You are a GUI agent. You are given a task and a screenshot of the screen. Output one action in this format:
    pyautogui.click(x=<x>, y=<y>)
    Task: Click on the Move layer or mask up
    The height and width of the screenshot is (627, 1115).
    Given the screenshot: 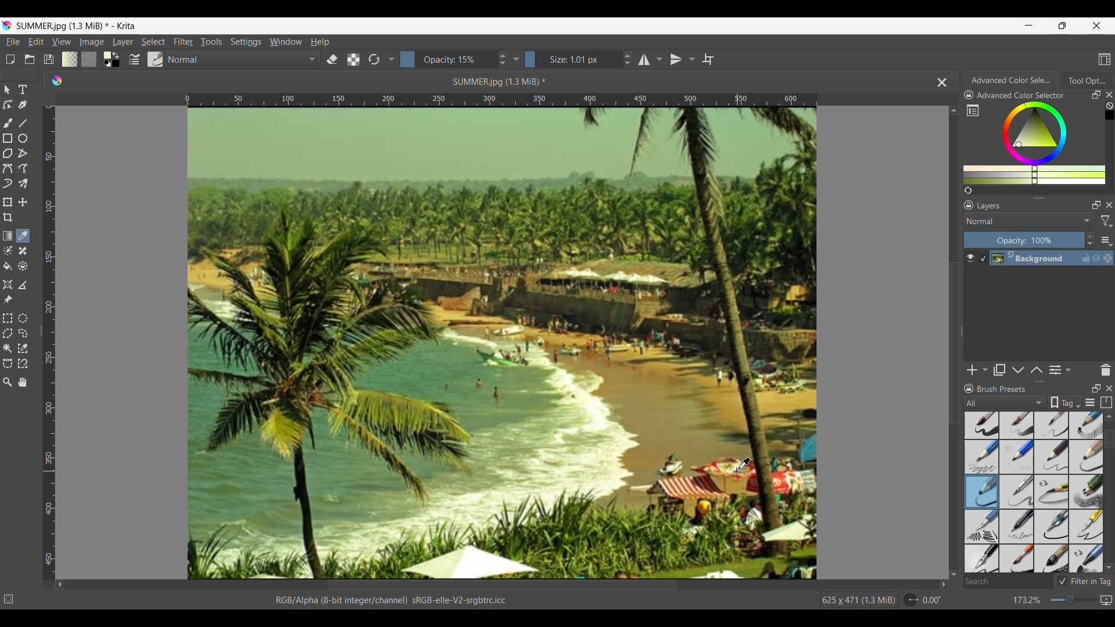 What is the action you would take?
    pyautogui.click(x=1036, y=370)
    